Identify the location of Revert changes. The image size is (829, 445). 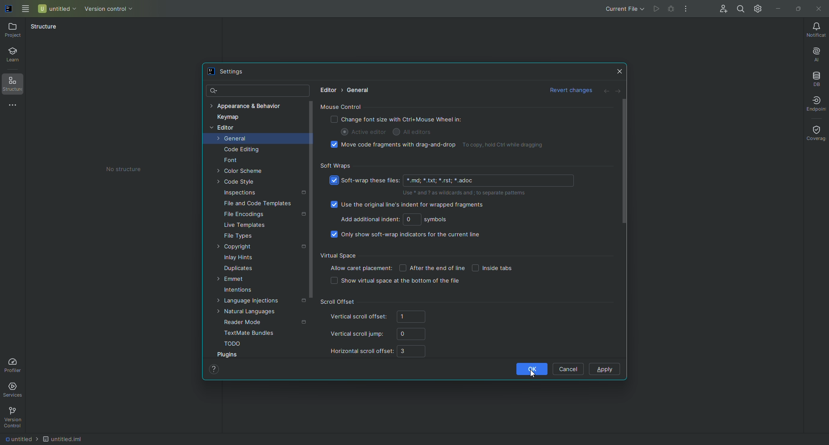
(568, 90).